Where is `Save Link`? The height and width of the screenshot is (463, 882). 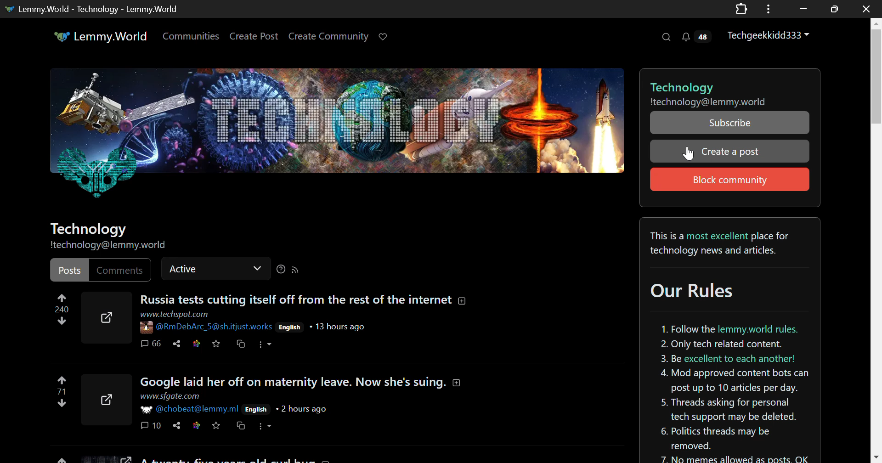 Save Link is located at coordinates (196, 426).